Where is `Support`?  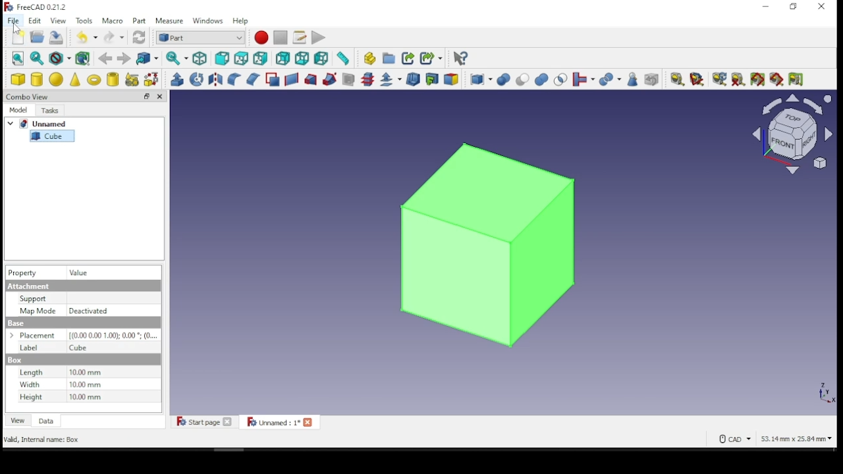
Support is located at coordinates (32, 299).